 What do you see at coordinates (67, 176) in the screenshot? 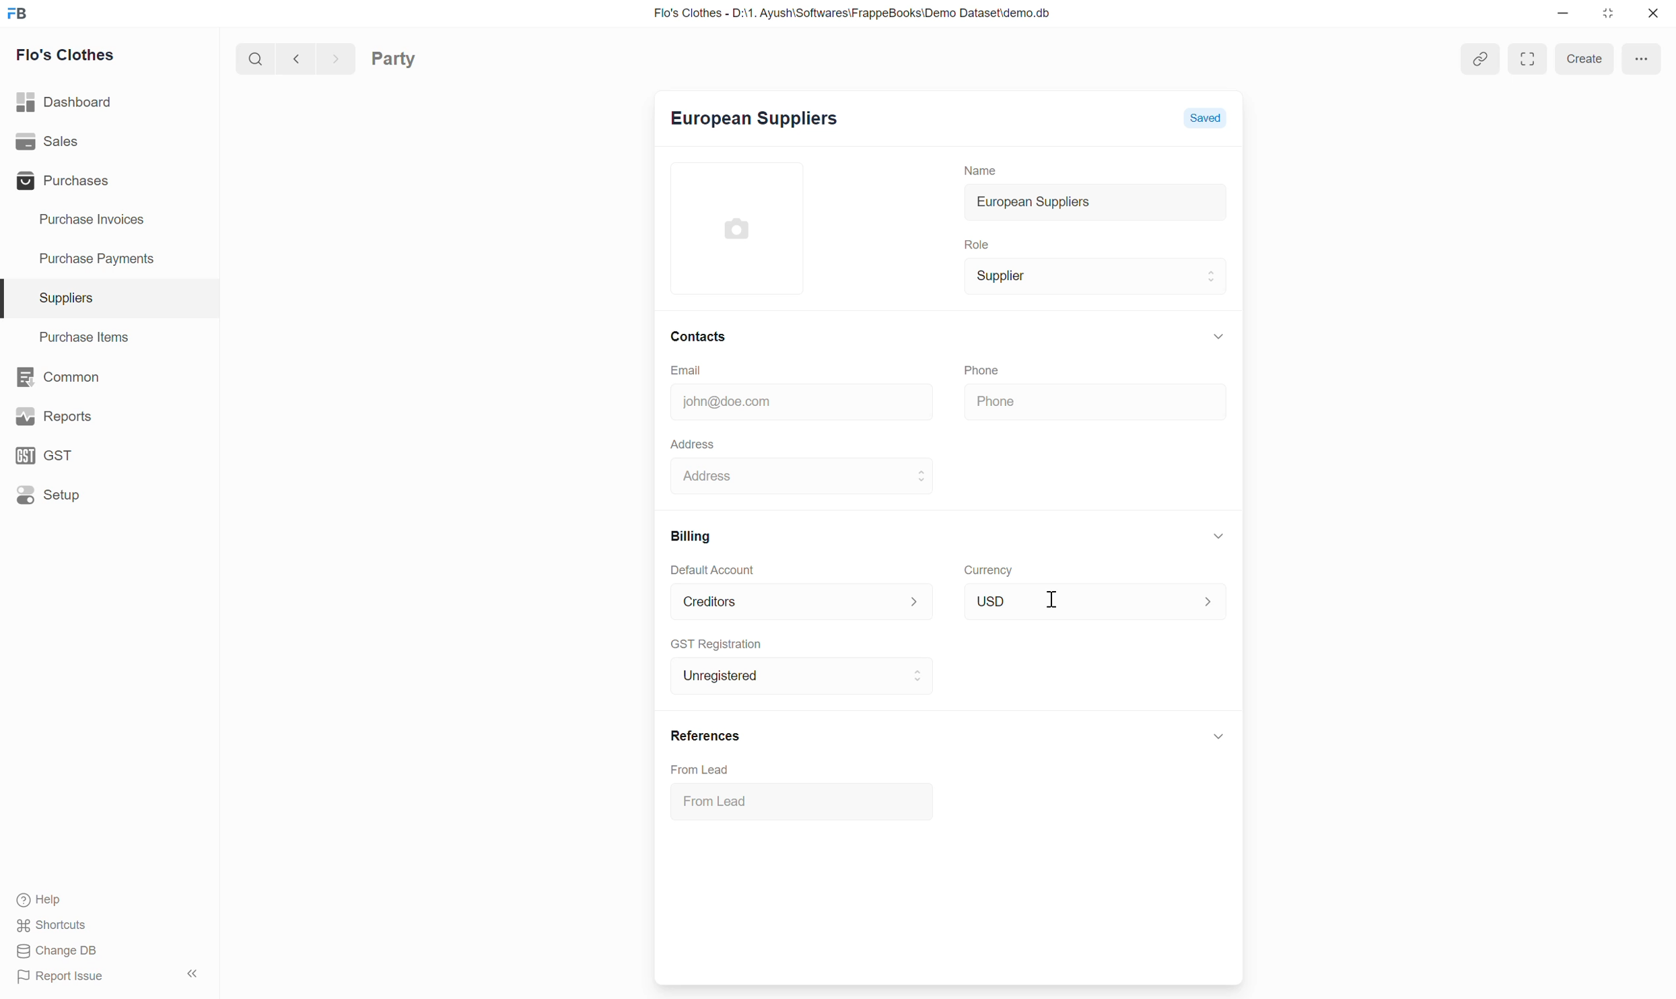
I see `Purchases` at bounding box center [67, 176].